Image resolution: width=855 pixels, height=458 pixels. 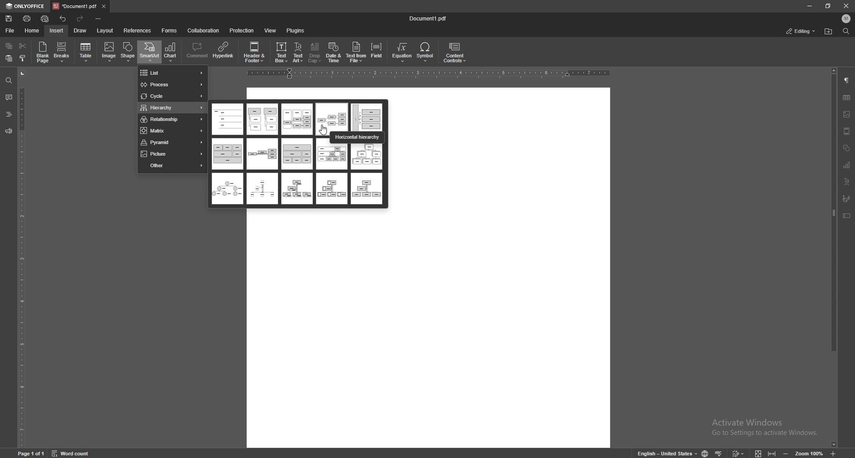 What do you see at coordinates (170, 31) in the screenshot?
I see `forms` at bounding box center [170, 31].